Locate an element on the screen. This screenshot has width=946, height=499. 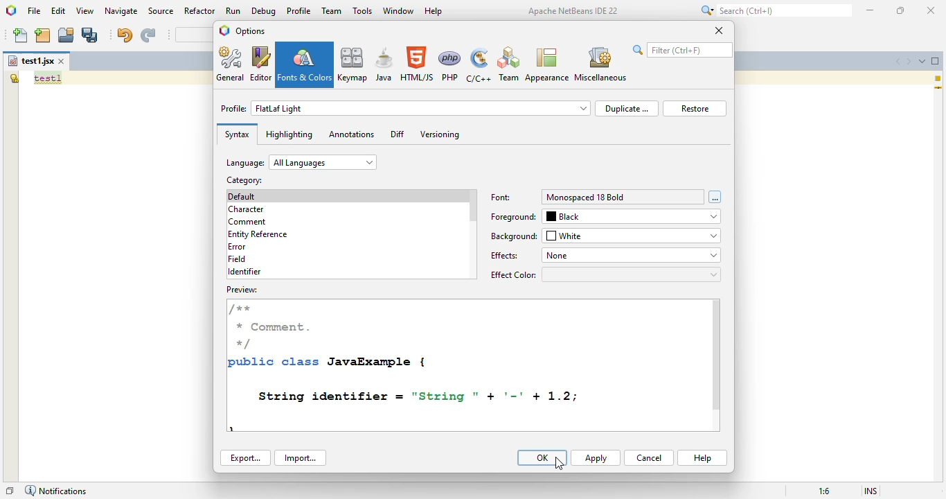
entity reference is located at coordinates (261, 234).